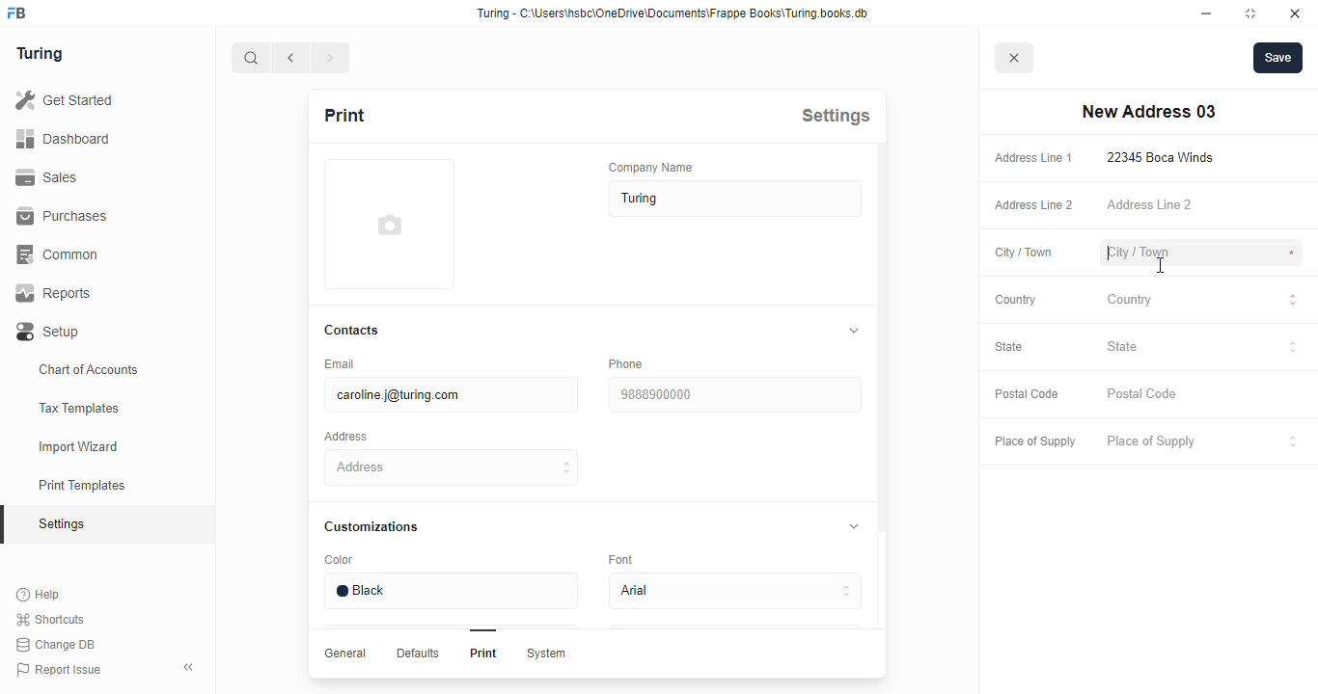 Image resolution: width=1318 pixels, height=694 pixels. What do you see at coordinates (50, 177) in the screenshot?
I see `sales` at bounding box center [50, 177].